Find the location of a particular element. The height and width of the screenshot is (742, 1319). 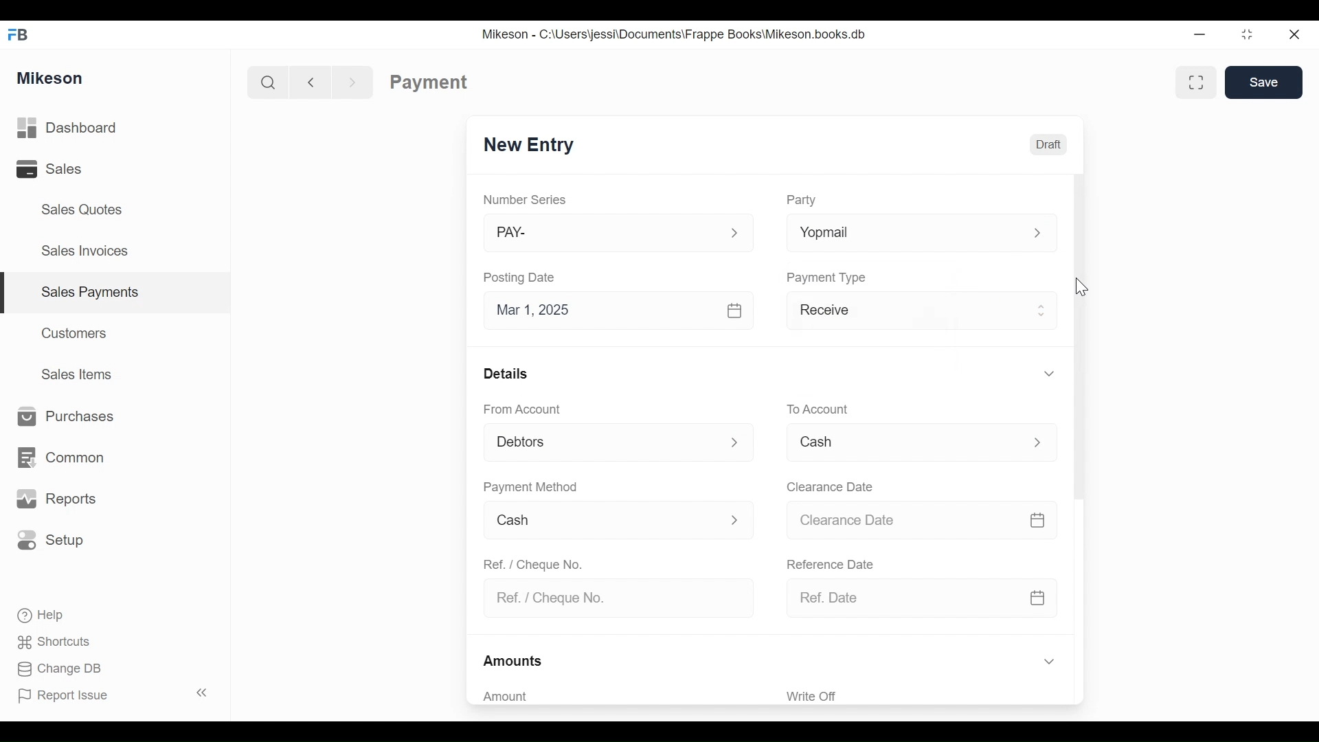

Minimize is located at coordinates (1199, 36).